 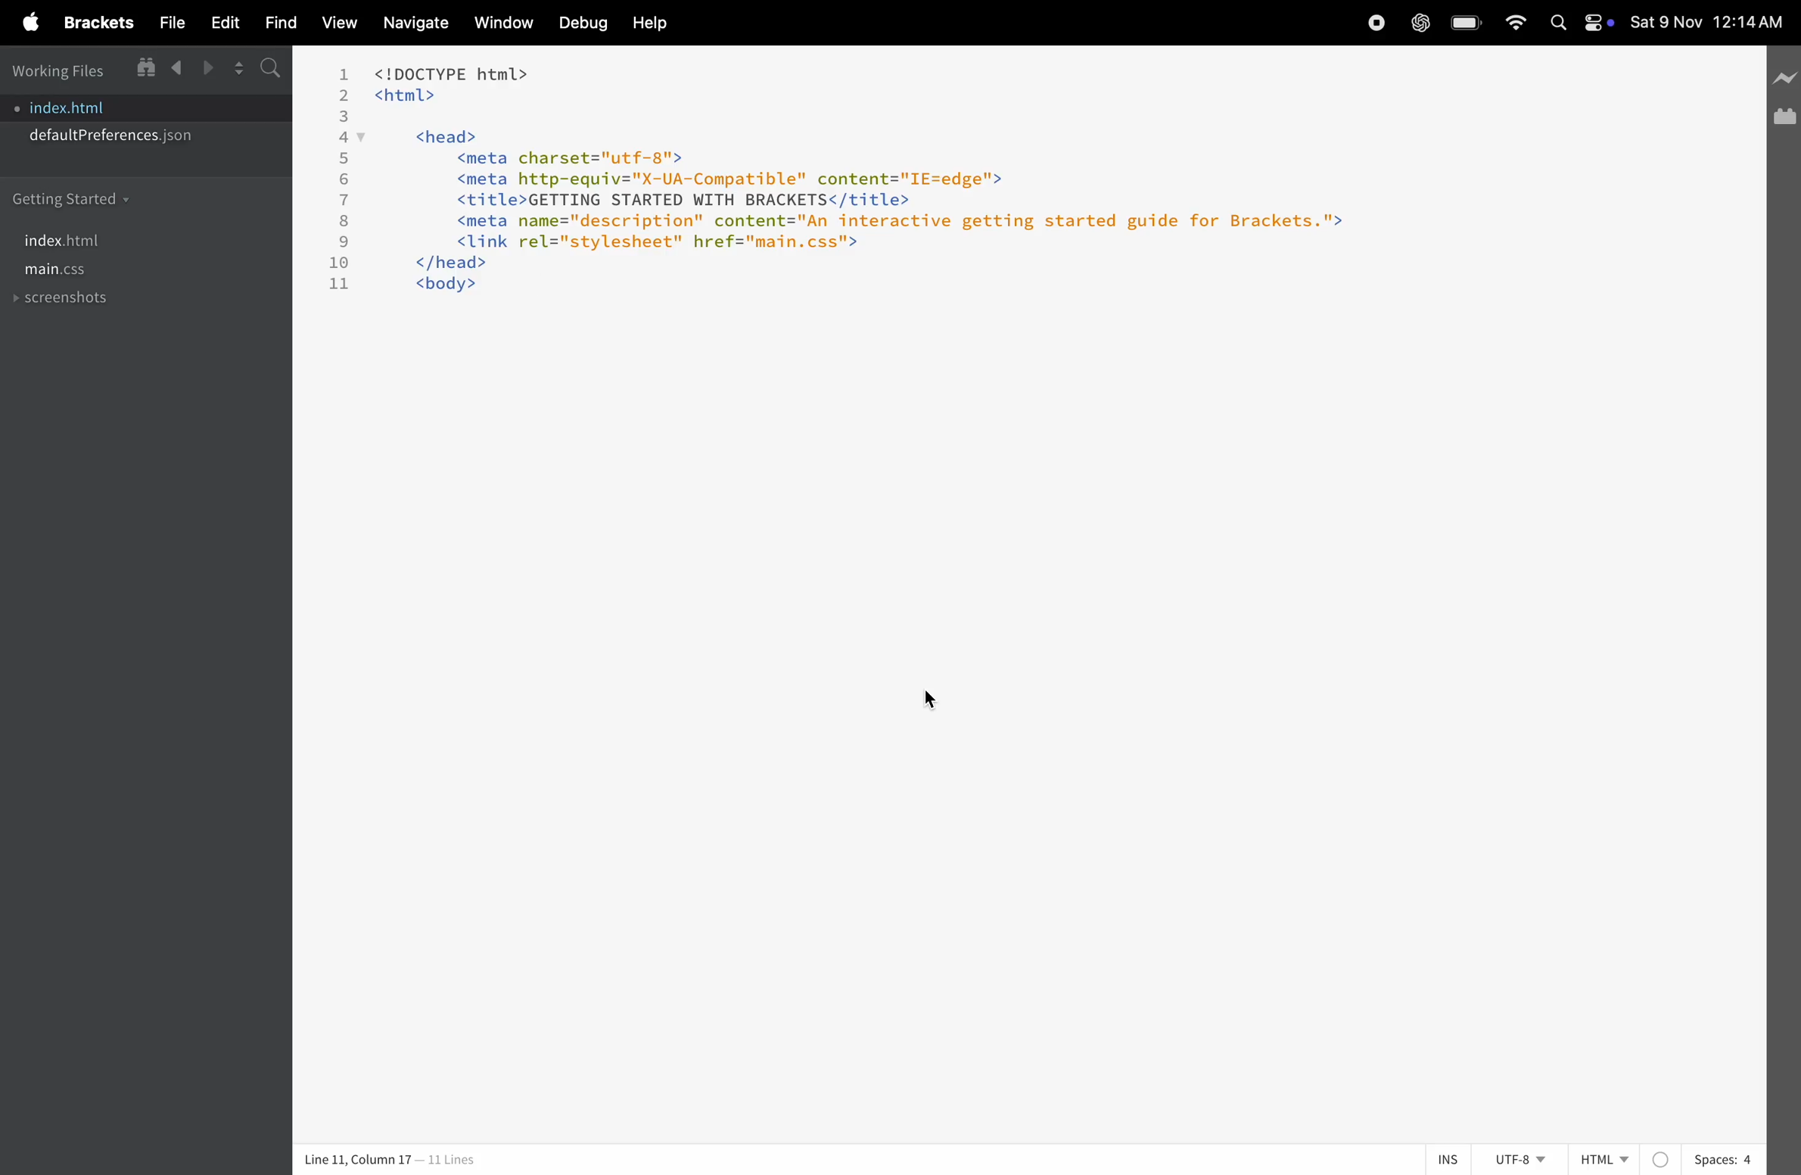 What do you see at coordinates (1579, 19) in the screenshot?
I see `apple widgets` at bounding box center [1579, 19].